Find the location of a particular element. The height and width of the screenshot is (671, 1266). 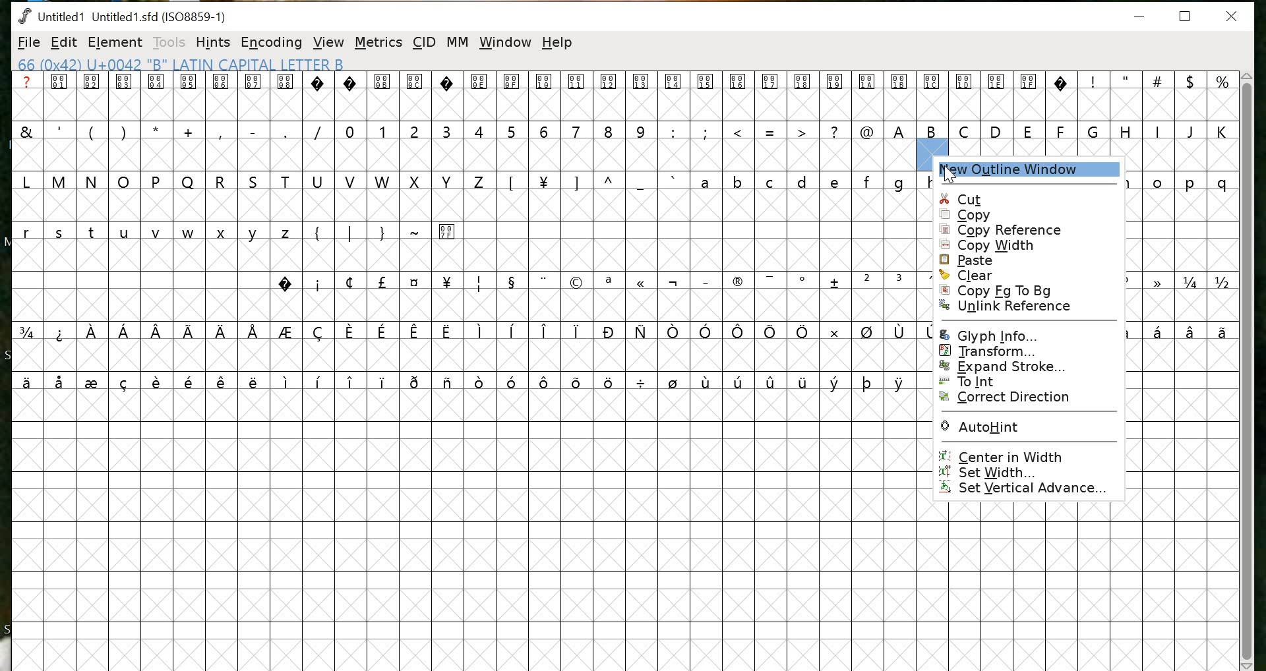

copy is located at coordinates (1031, 216).